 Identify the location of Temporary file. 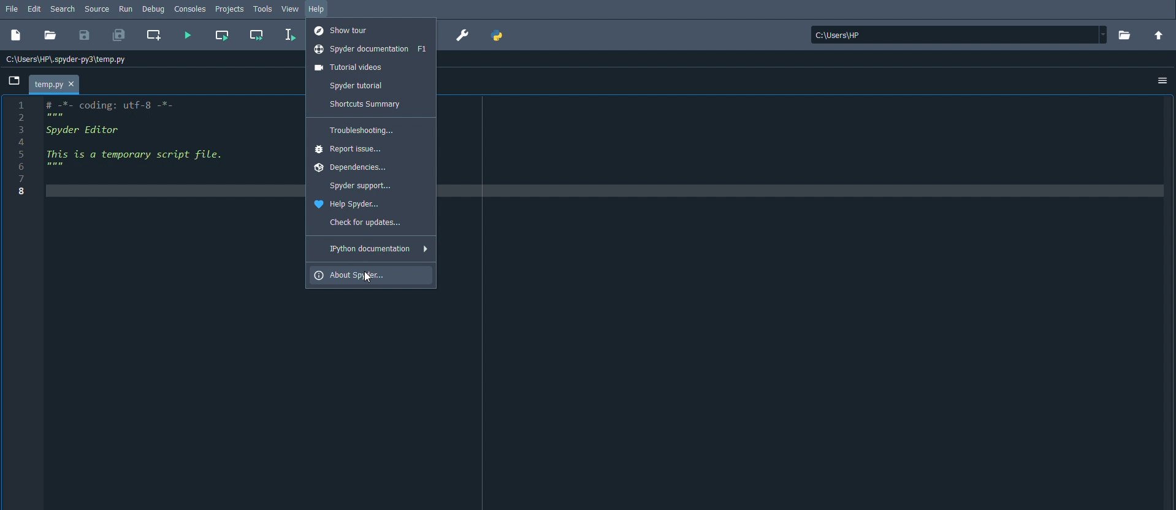
(55, 84).